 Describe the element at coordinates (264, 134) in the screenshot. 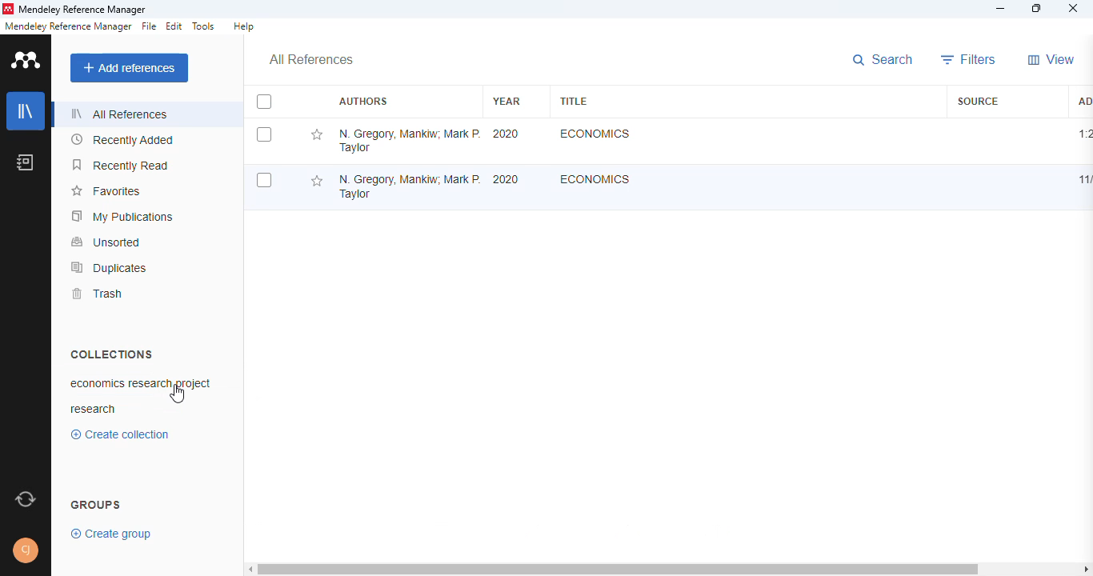

I see `select` at that location.